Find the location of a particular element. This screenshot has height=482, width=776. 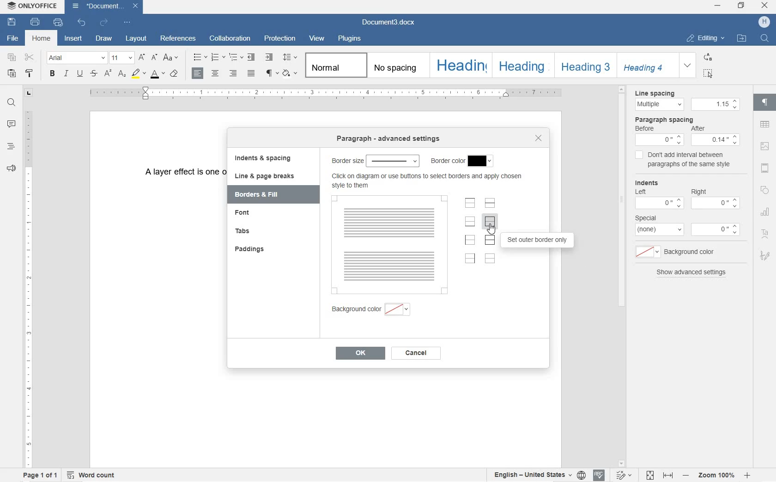

SHAPE is located at coordinates (765, 189).